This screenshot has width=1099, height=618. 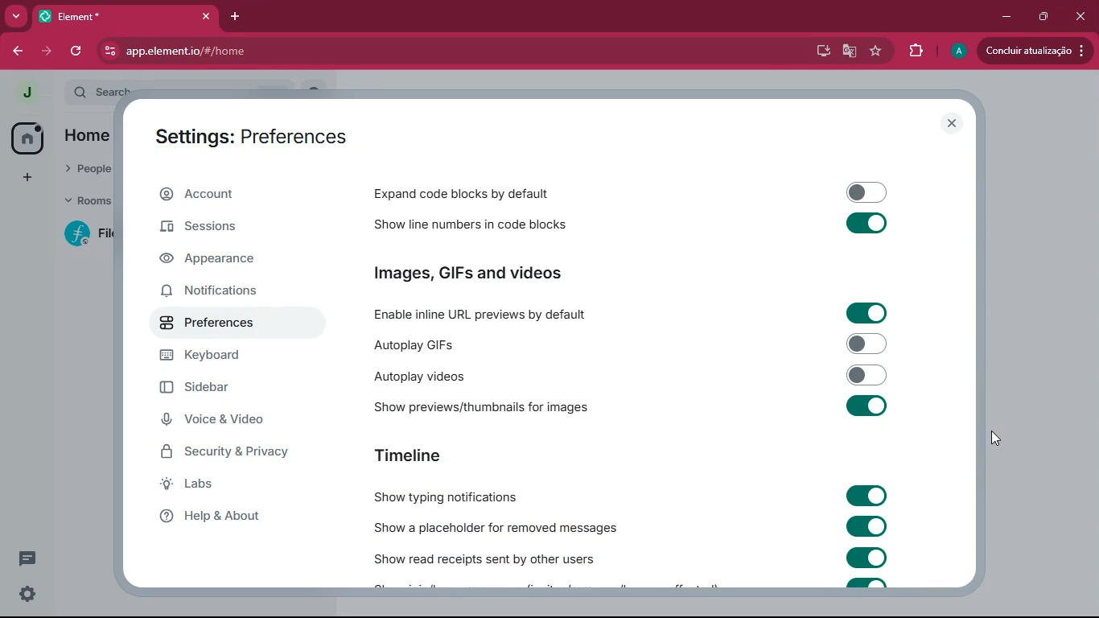 I want to click on show read receipts sent by other users, so click(x=485, y=556).